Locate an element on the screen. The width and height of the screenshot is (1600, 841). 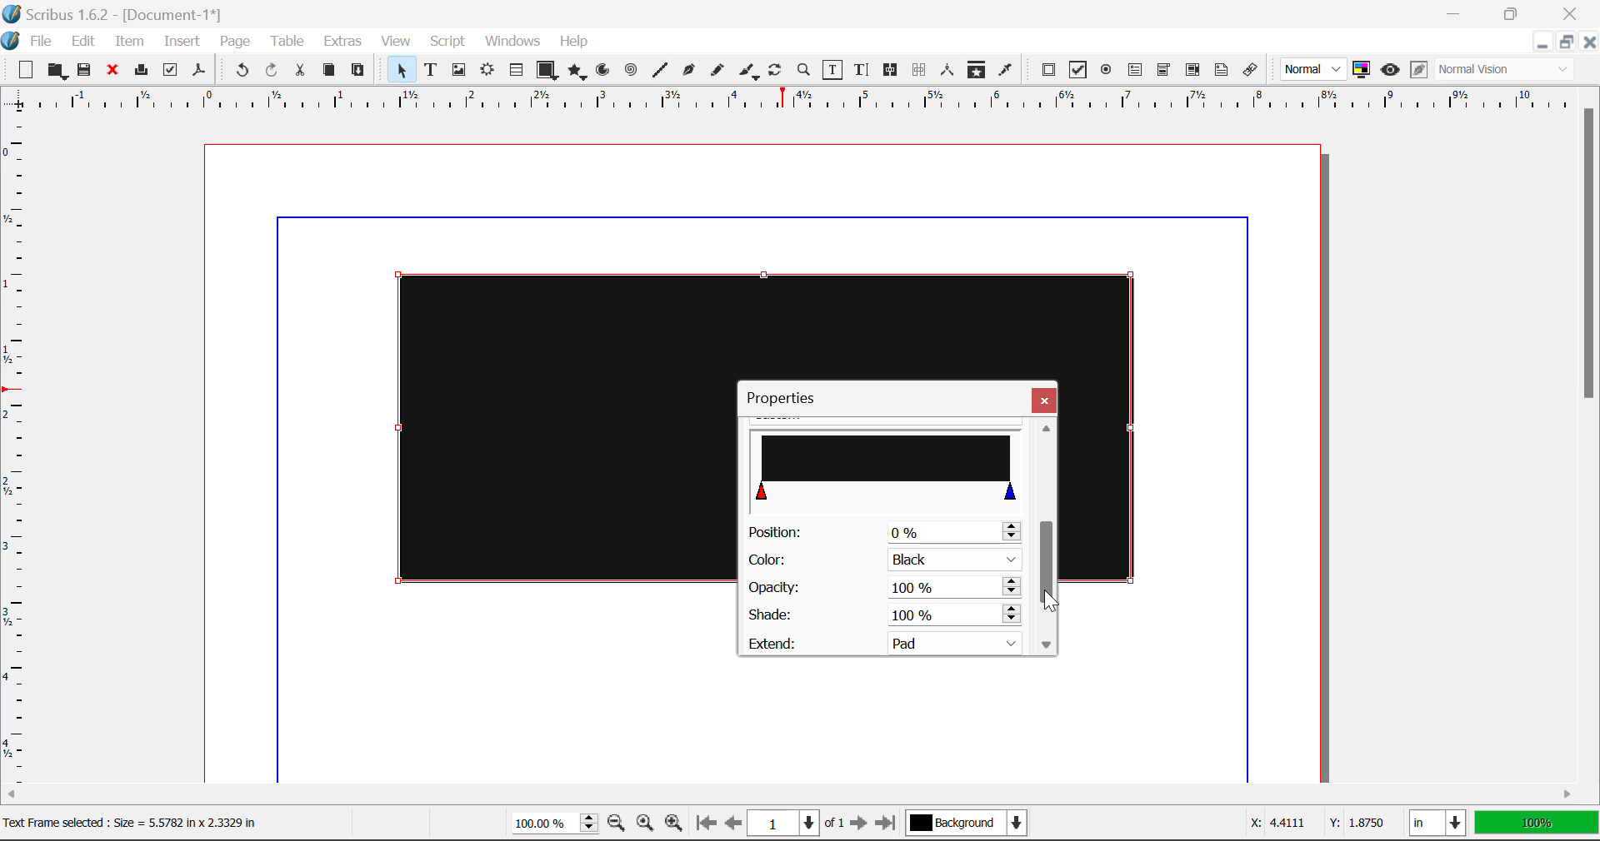
Save is located at coordinates (86, 71).